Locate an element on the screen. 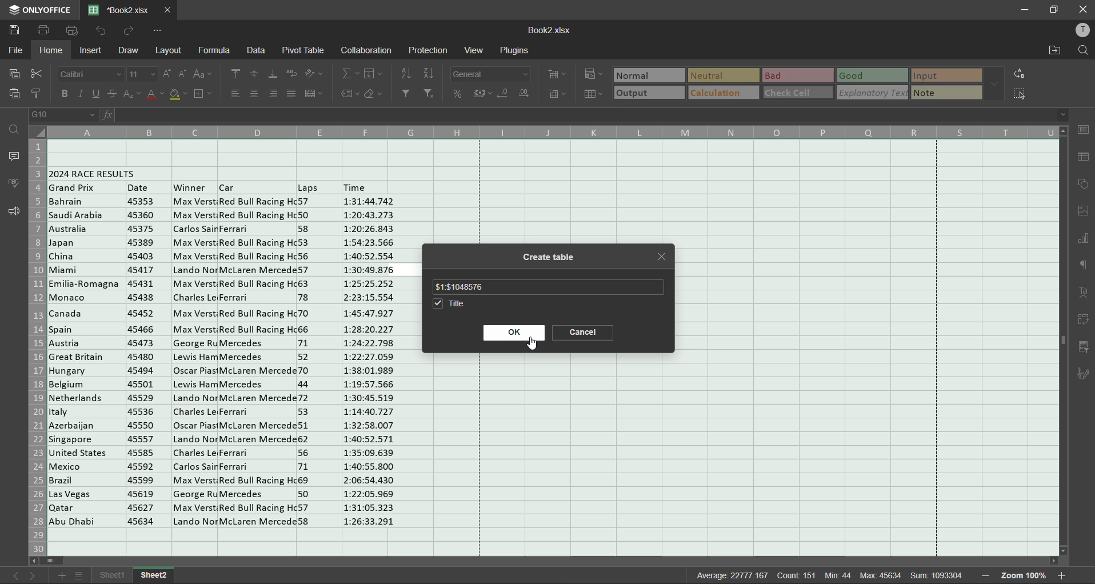 The width and height of the screenshot is (1095, 584). find is located at coordinates (1080, 50).